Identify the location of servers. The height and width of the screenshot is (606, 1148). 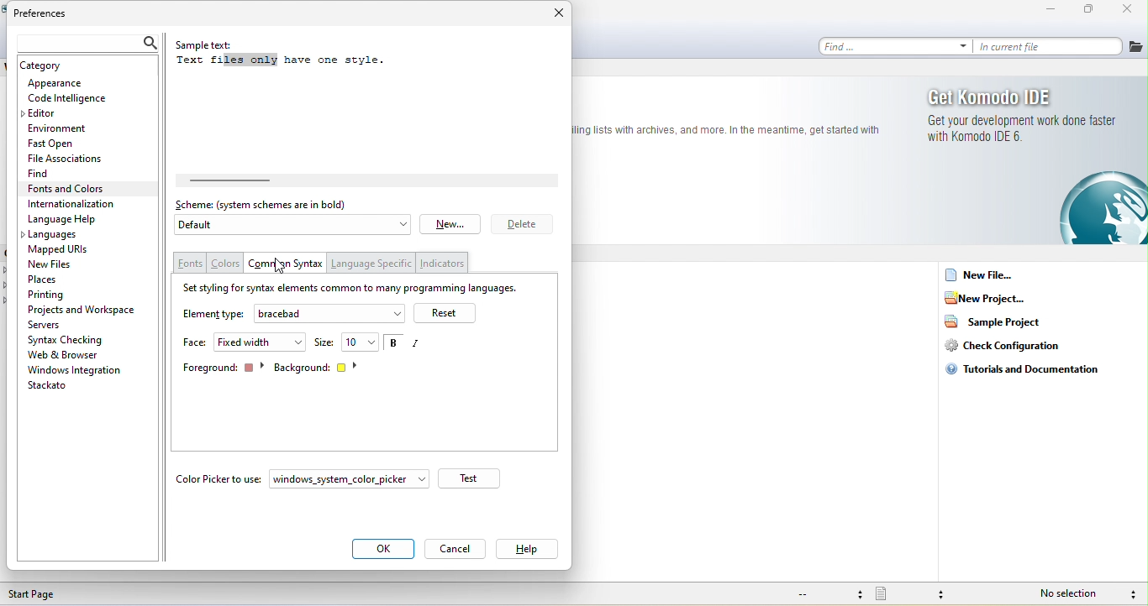
(55, 325).